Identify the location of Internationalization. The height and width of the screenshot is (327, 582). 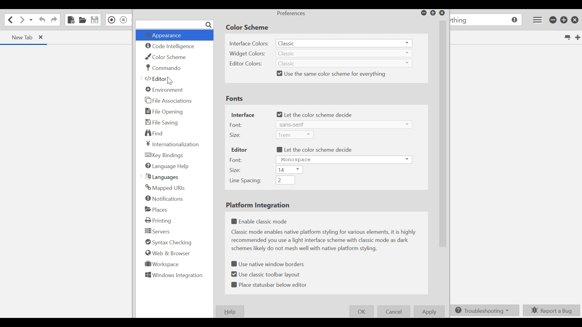
(173, 144).